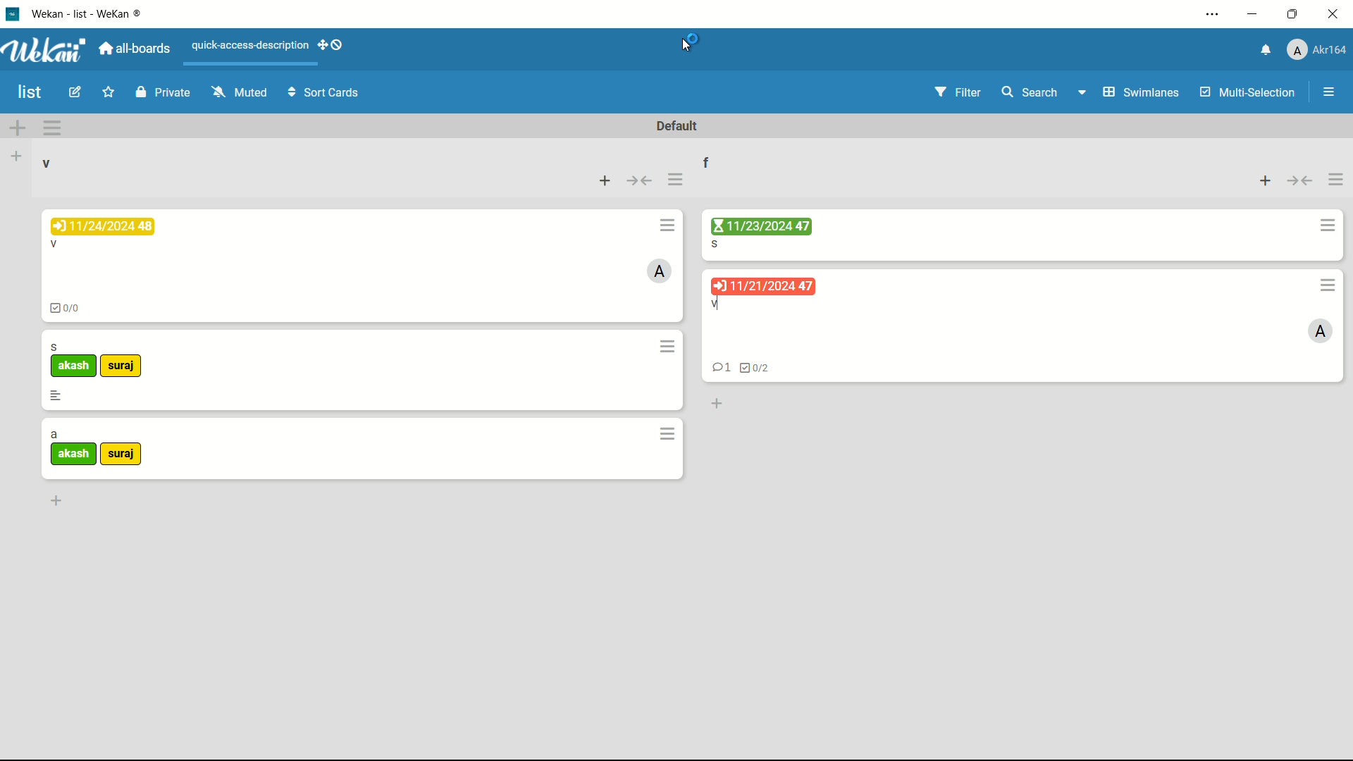 This screenshot has height=761, width=1353. Describe the element at coordinates (1318, 49) in the screenshot. I see `profile` at that location.